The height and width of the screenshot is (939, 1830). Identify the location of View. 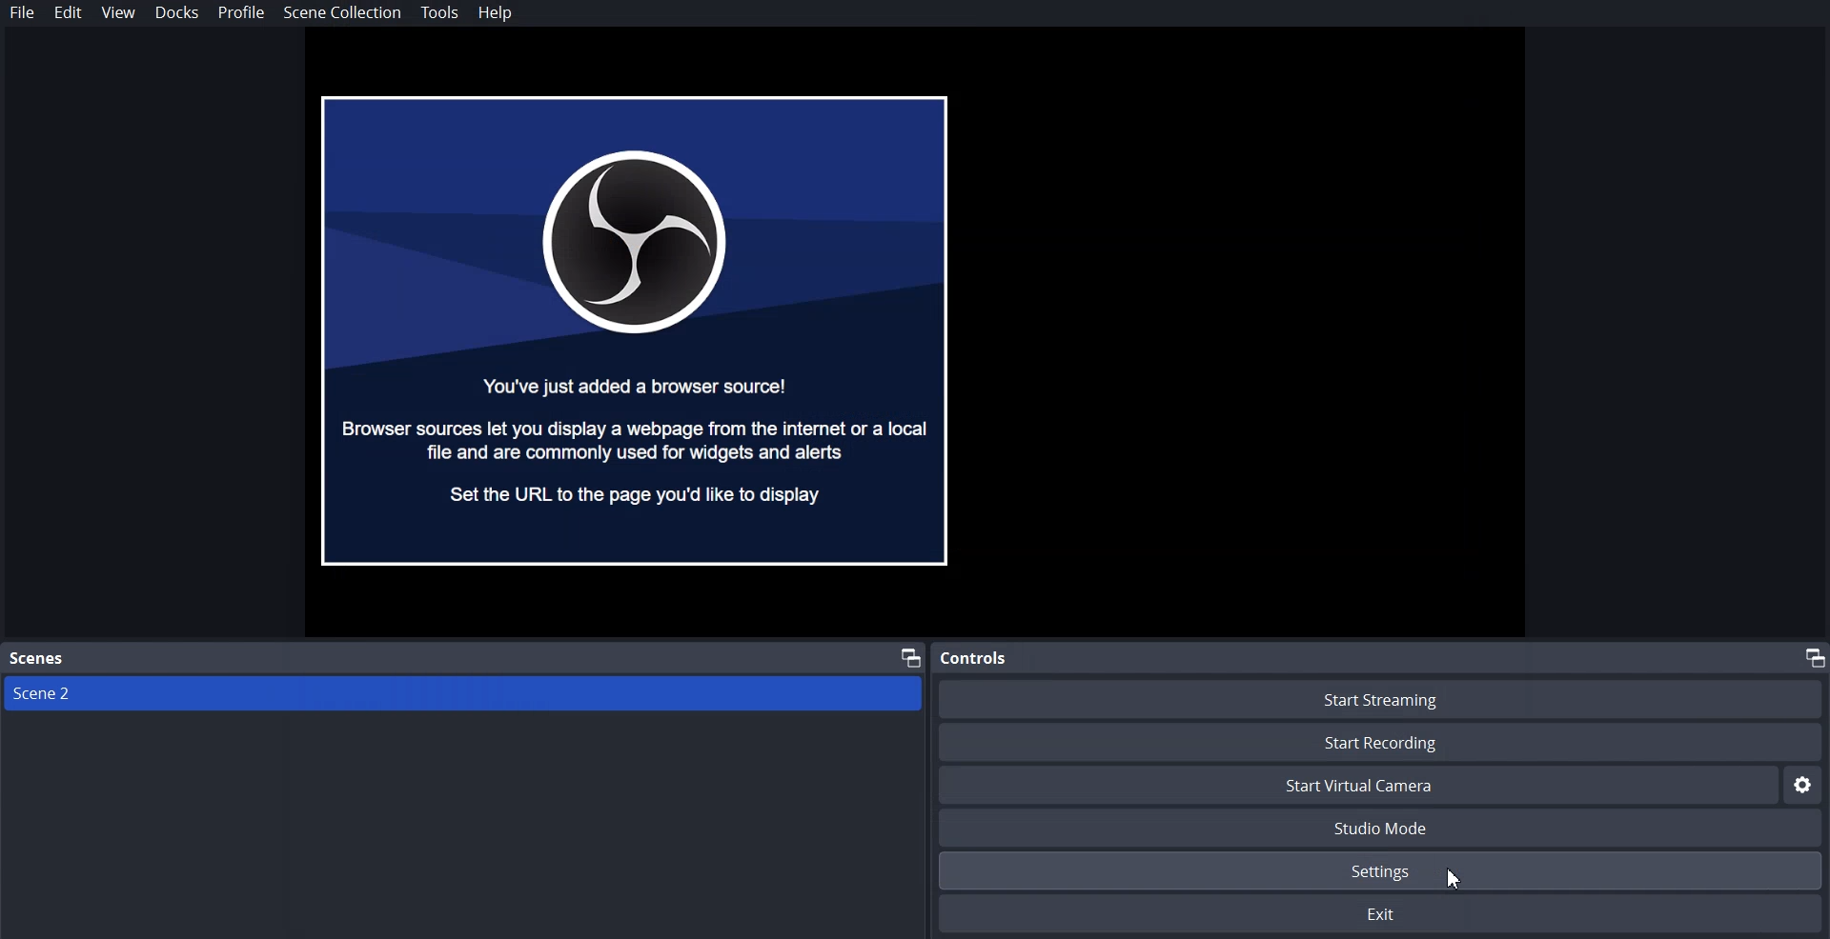
(118, 12).